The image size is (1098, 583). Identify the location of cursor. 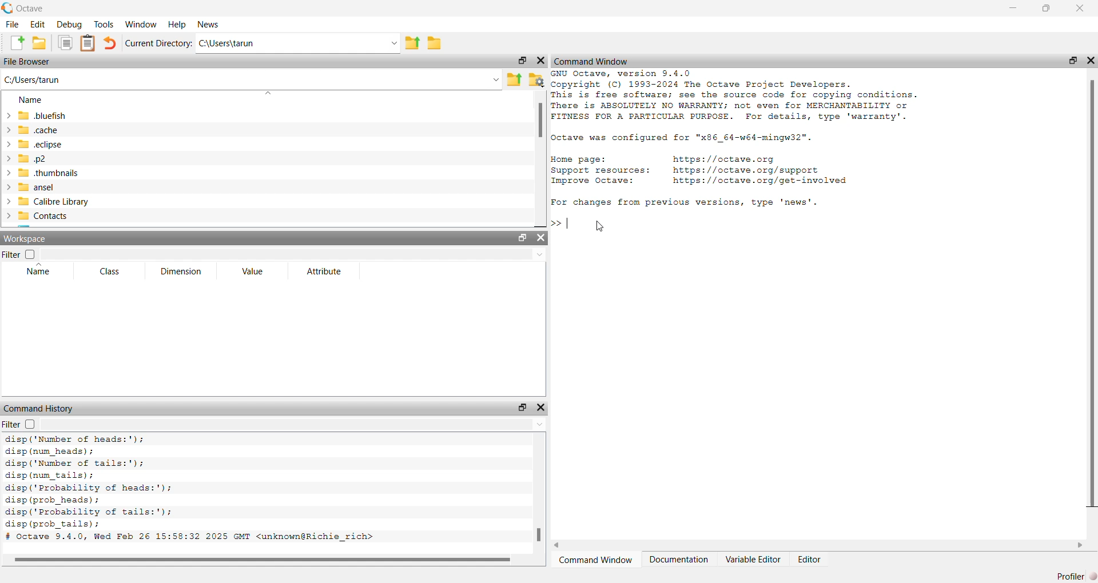
(600, 227).